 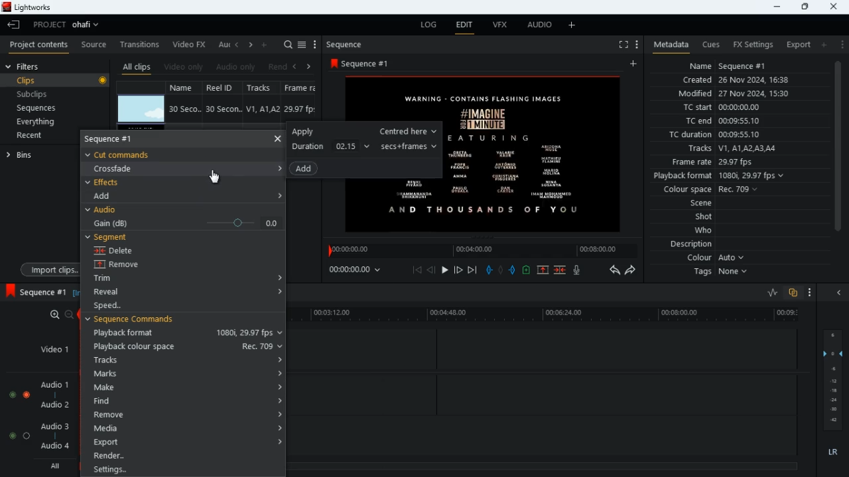 I want to click on cues, so click(x=711, y=44).